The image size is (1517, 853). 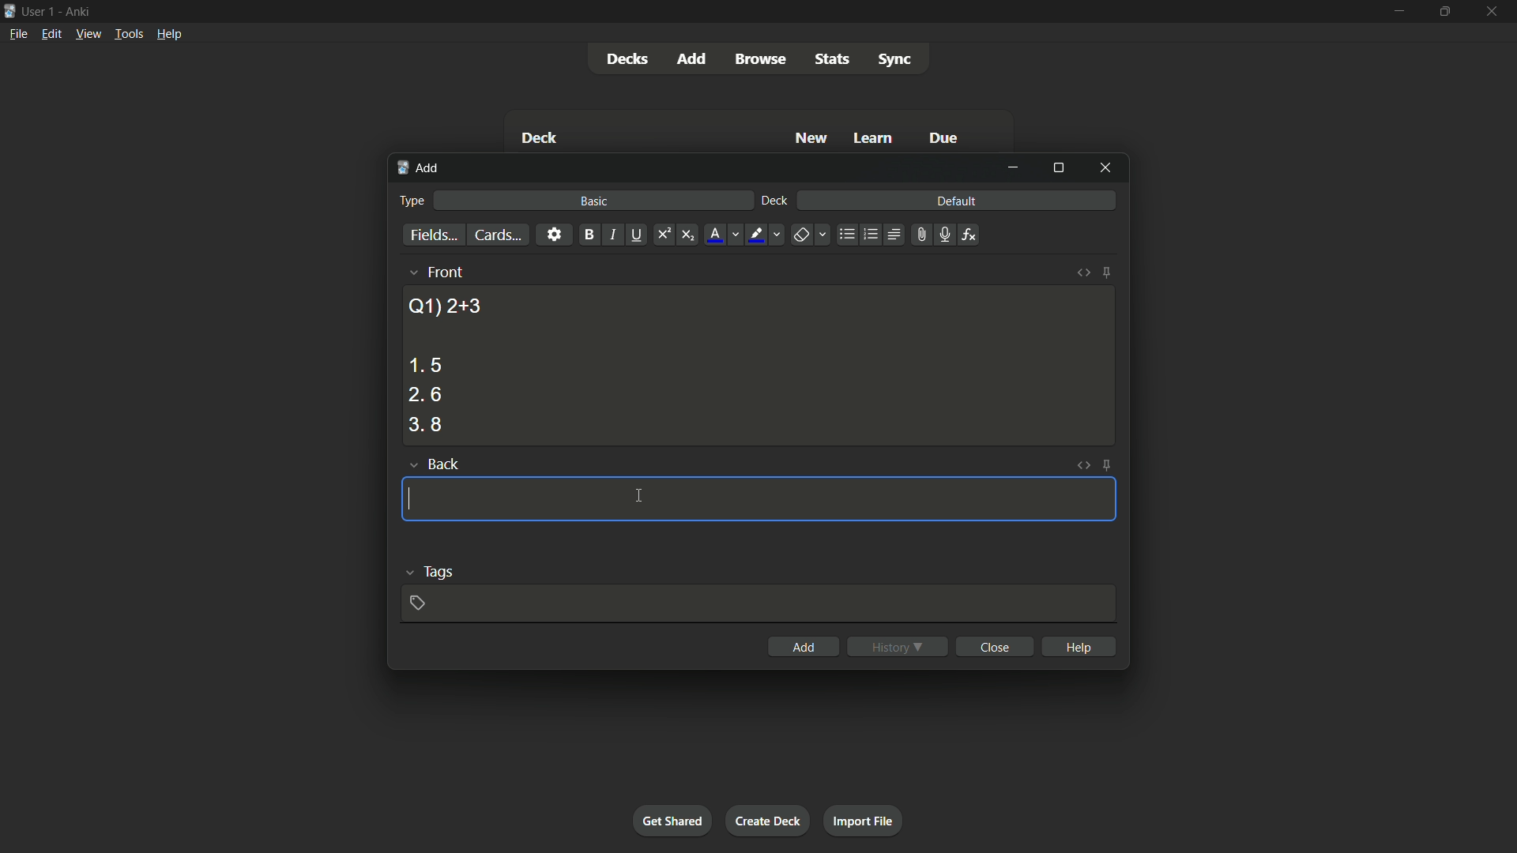 I want to click on question, so click(x=445, y=305).